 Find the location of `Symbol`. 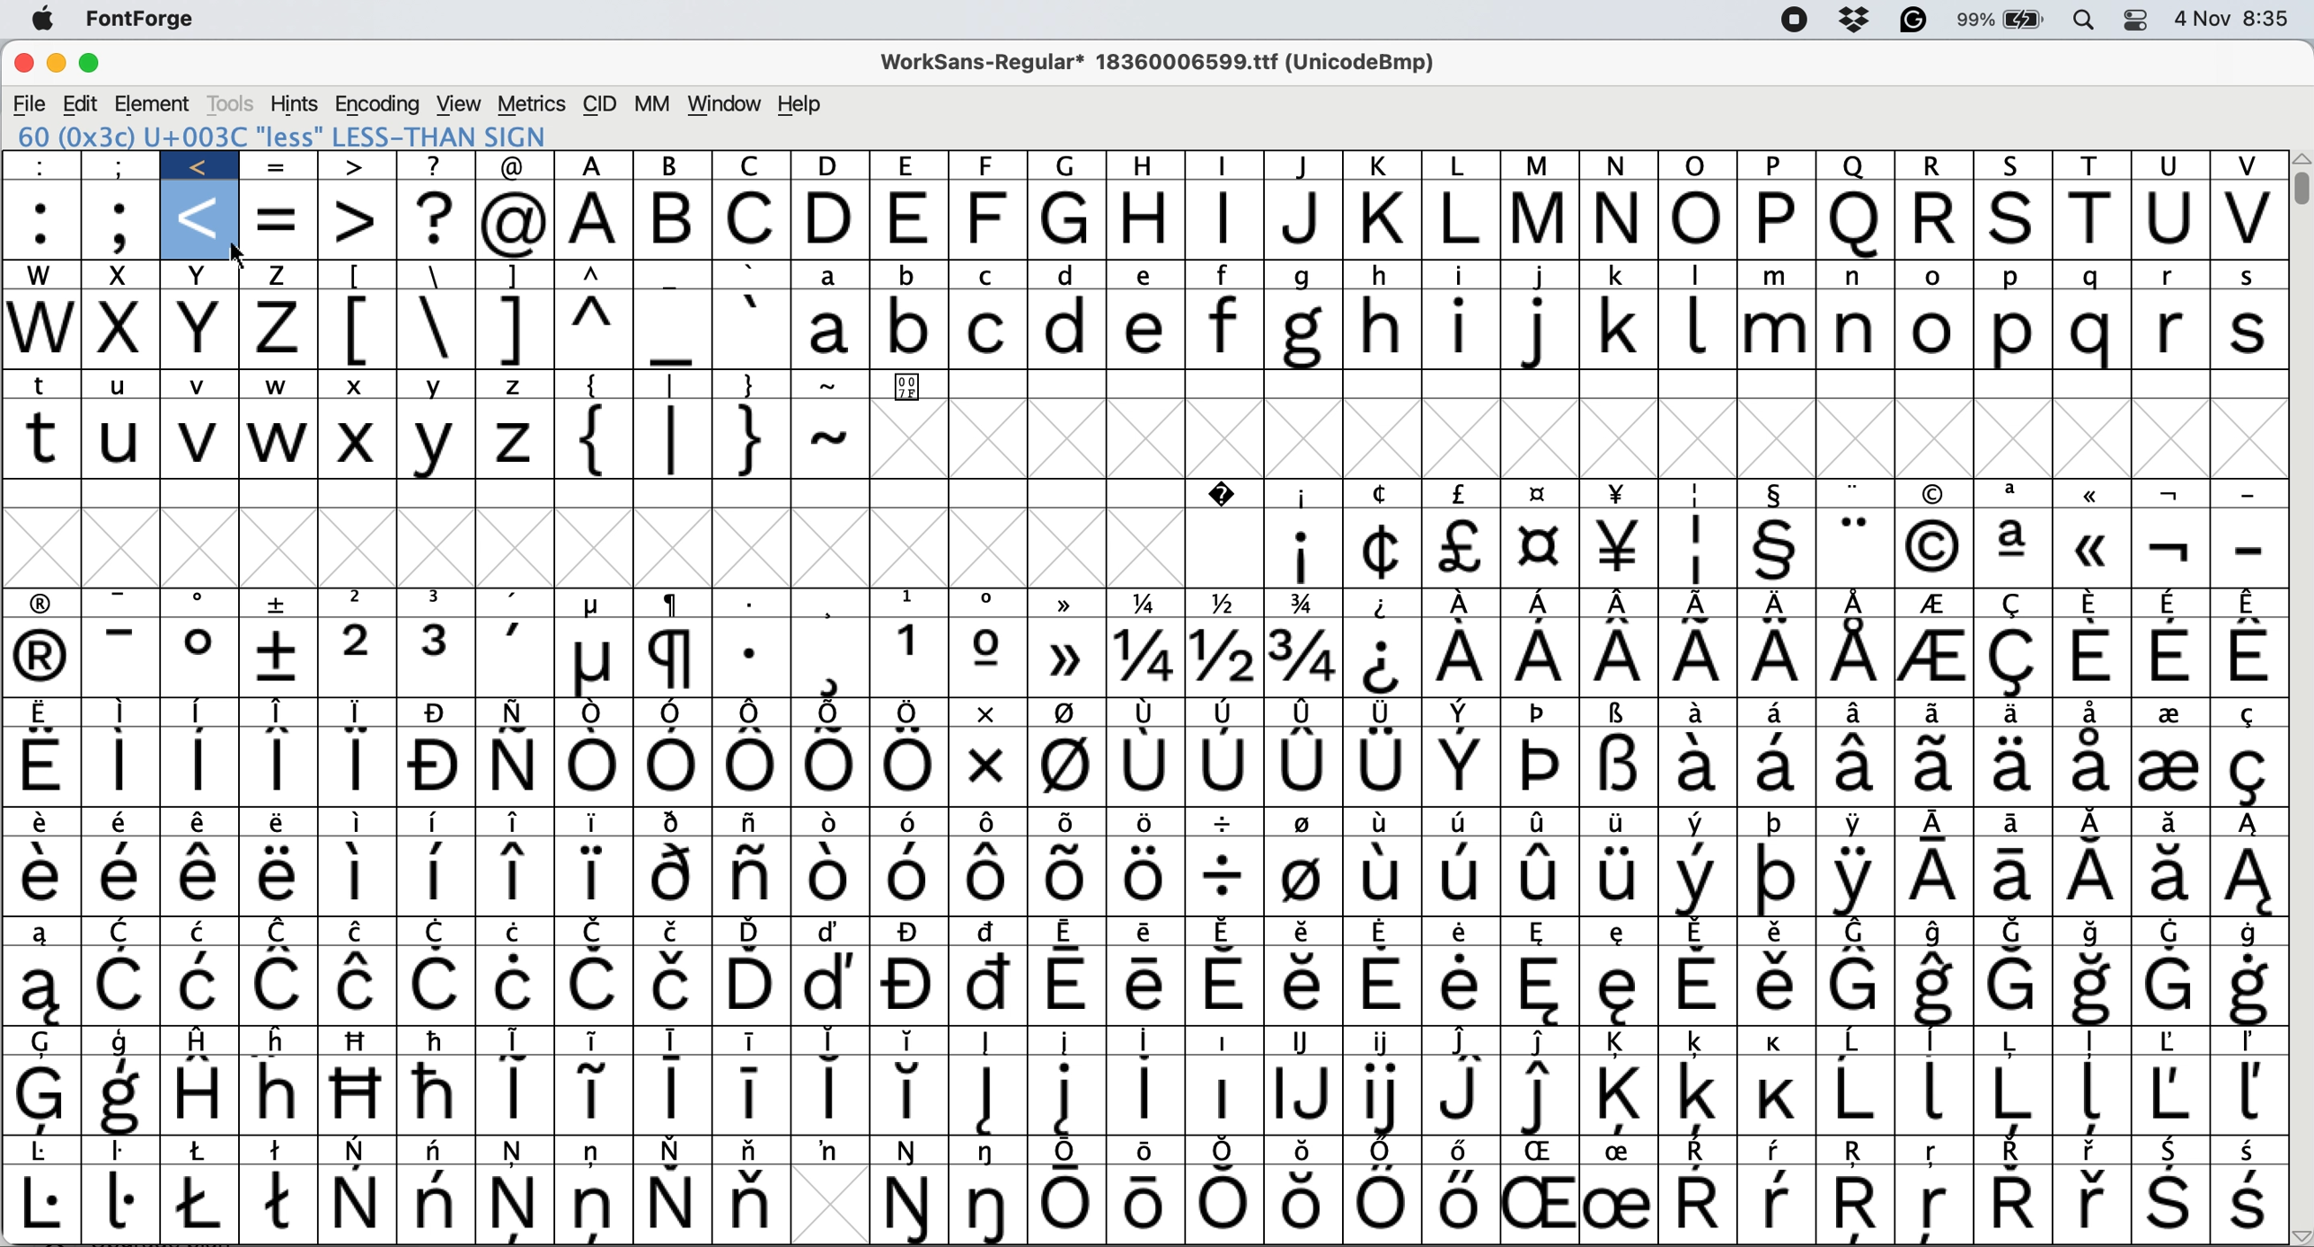

Symbol is located at coordinates (1778, 825).